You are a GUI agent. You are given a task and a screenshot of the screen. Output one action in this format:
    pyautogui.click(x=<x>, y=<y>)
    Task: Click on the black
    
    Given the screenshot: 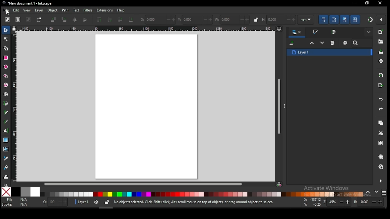 What is the action you would take?
    pyautogui.click(x=16, y=192)
    